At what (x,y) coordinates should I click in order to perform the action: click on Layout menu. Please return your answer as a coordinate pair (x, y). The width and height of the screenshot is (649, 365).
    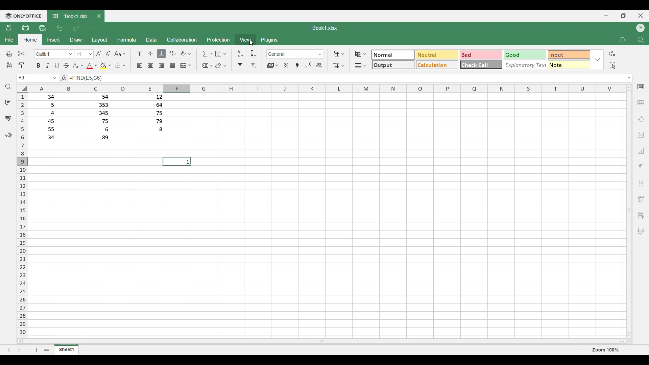
    Looking at the image, I should click on (99, 40).